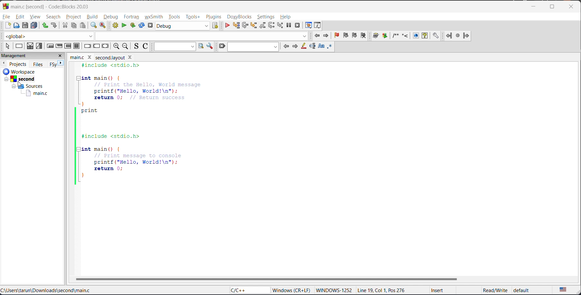 This screenshot has width=581, height=295. I want to click on horizontal scroll bar, so click(266, 279).